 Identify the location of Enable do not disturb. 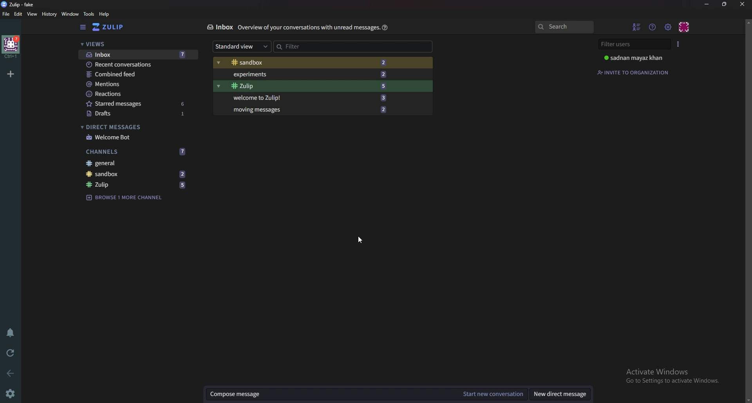
(13, 333).